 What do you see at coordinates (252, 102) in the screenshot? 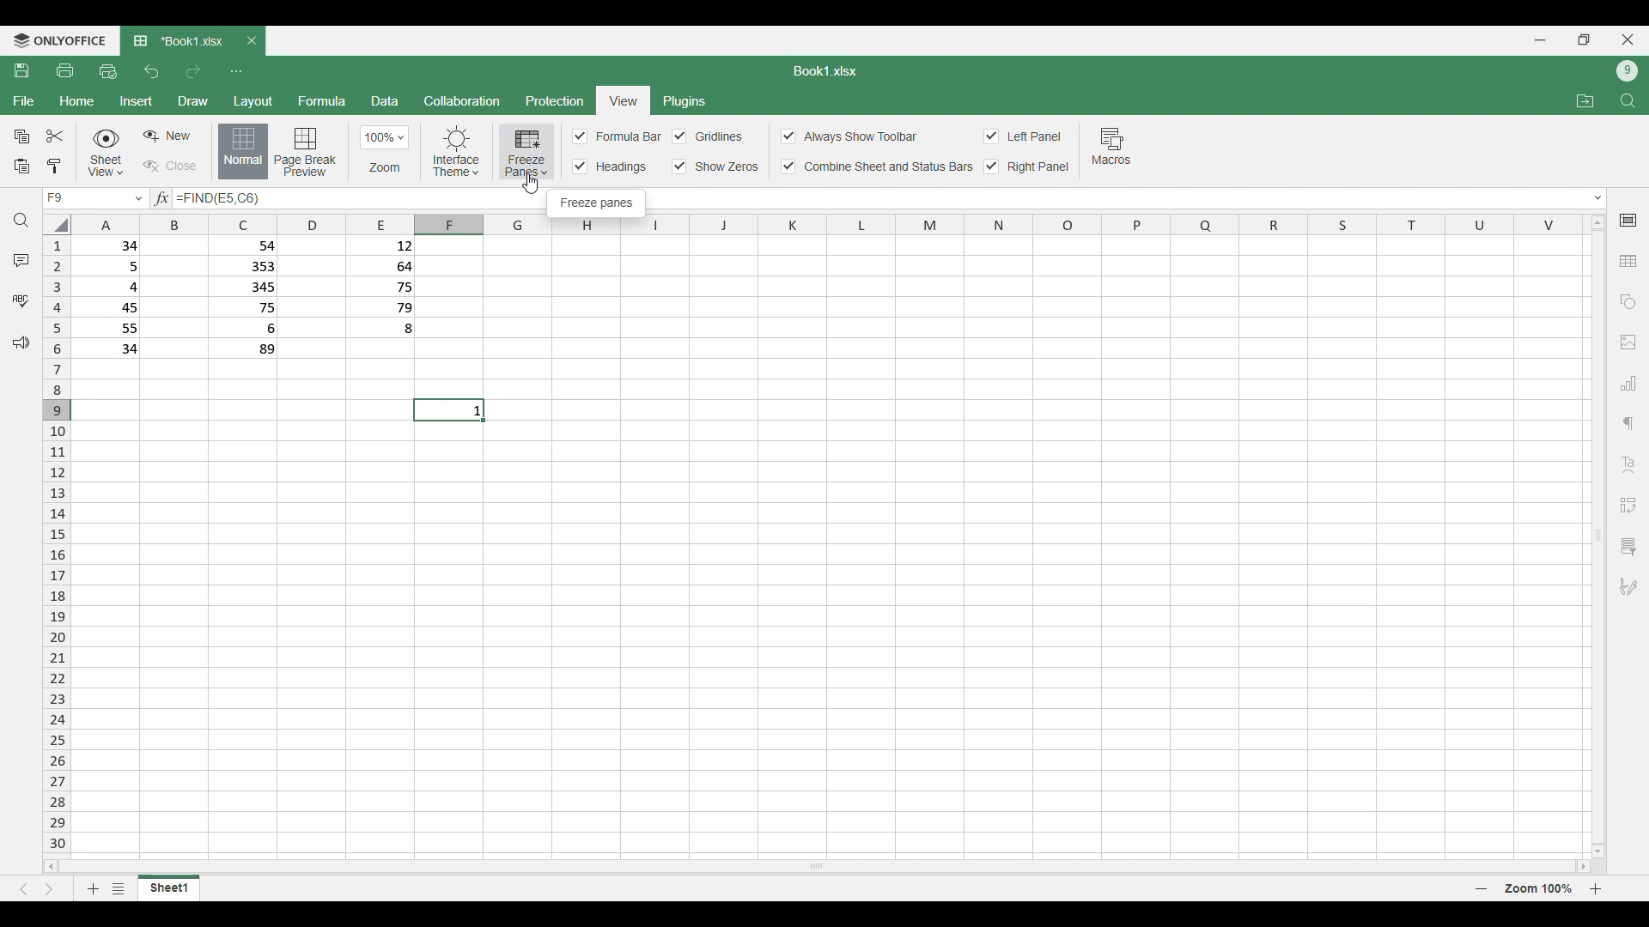
I see `Layout menu` at bounding box center [252, 102].